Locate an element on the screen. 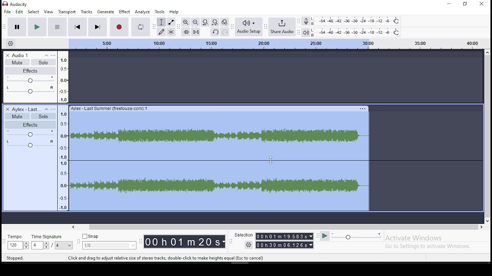  record meter is located at coordinates (306, 21).